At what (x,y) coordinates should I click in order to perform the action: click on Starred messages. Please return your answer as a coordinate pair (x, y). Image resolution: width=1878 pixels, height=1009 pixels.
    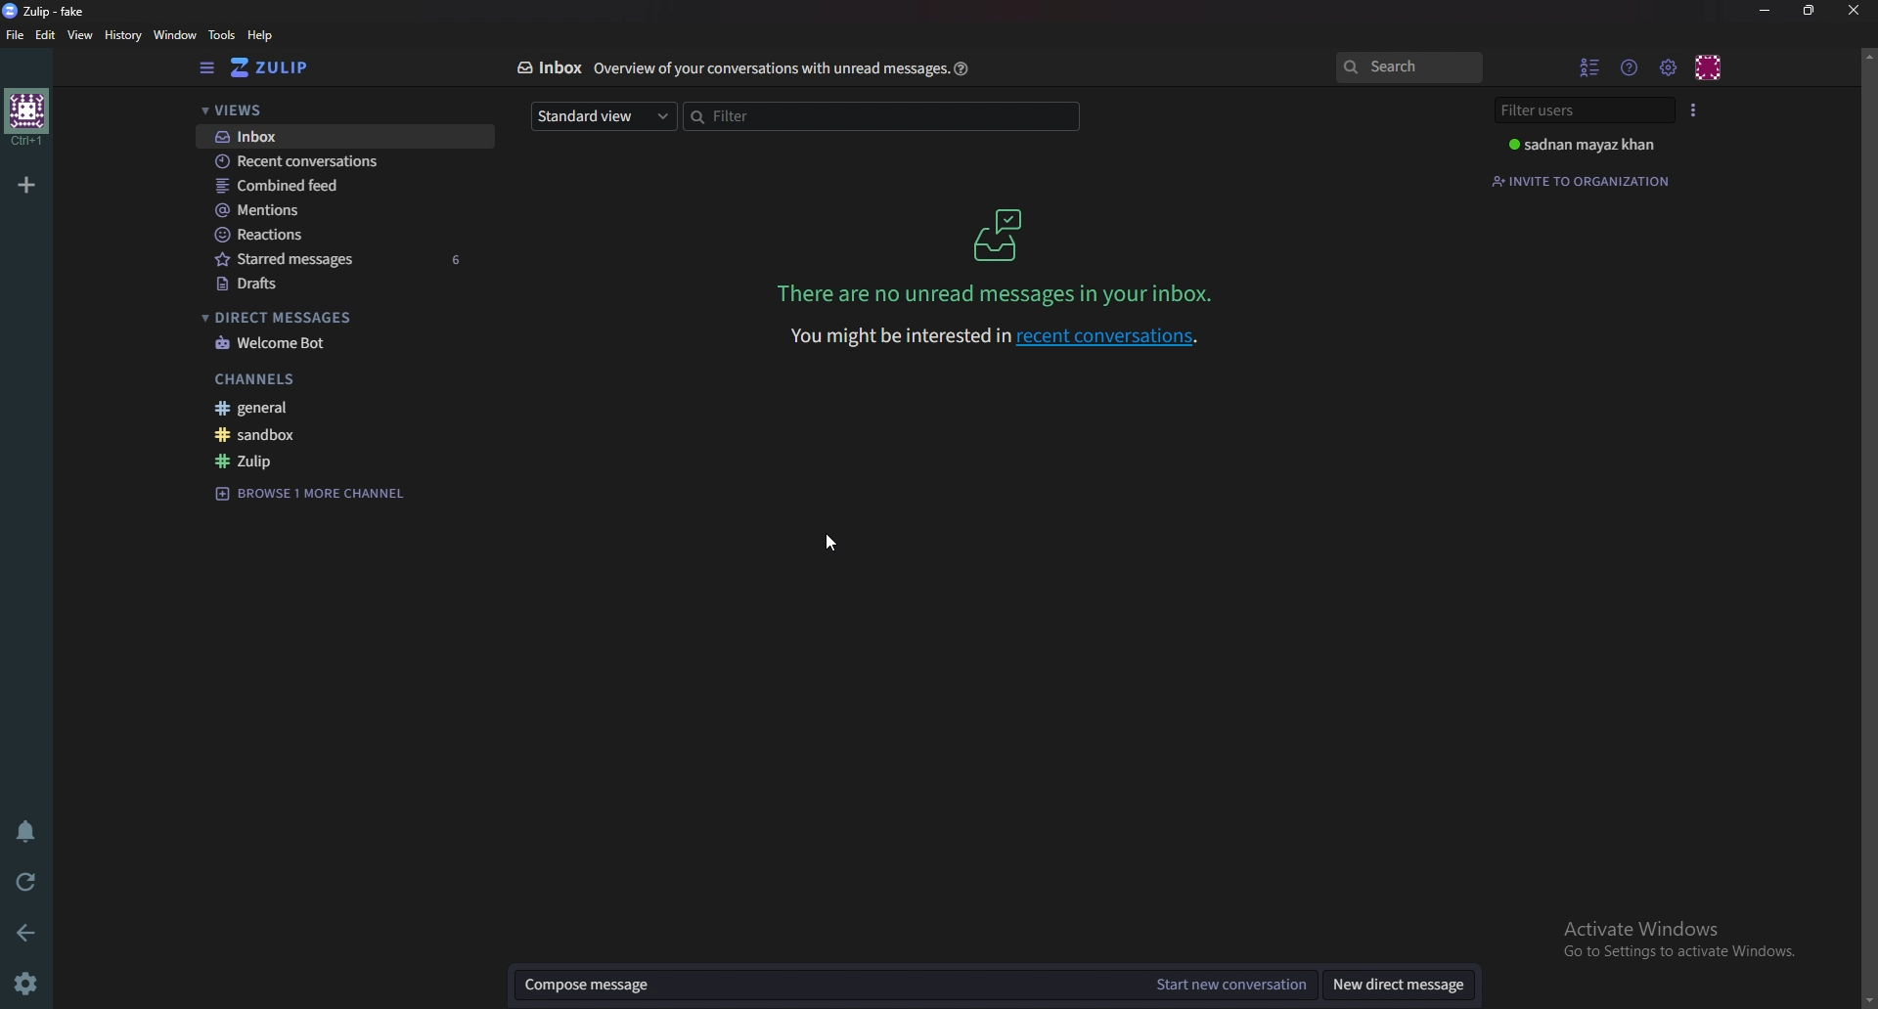
    Looking at the image, I should click on (351, 259).